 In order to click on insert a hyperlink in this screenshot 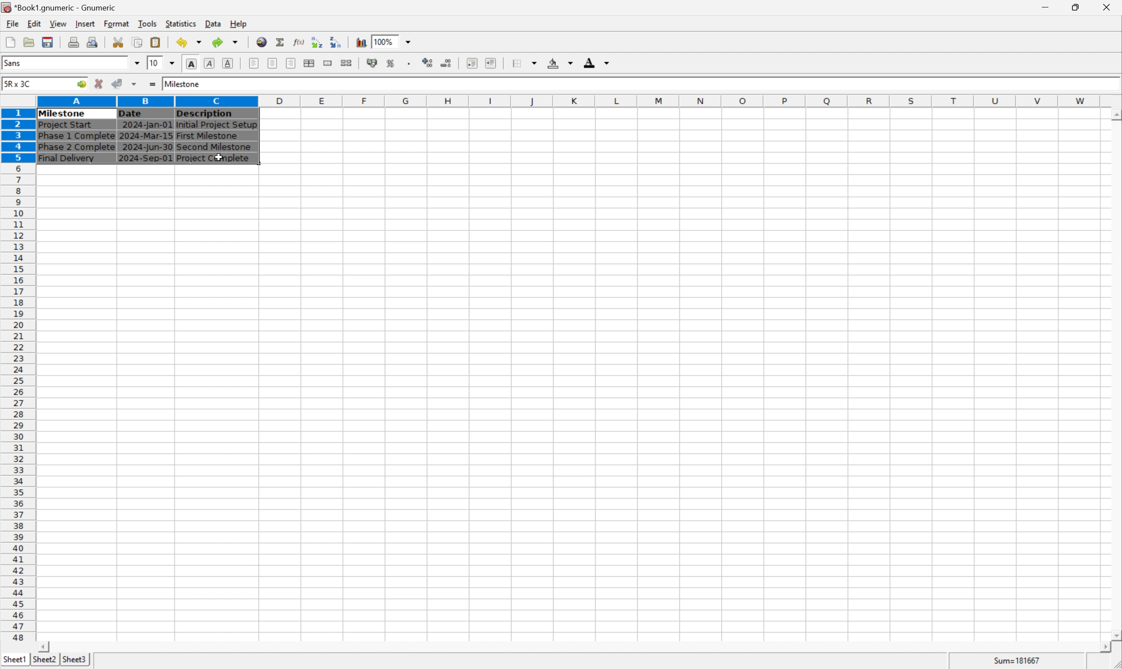, I will do `click(263, 42)`.